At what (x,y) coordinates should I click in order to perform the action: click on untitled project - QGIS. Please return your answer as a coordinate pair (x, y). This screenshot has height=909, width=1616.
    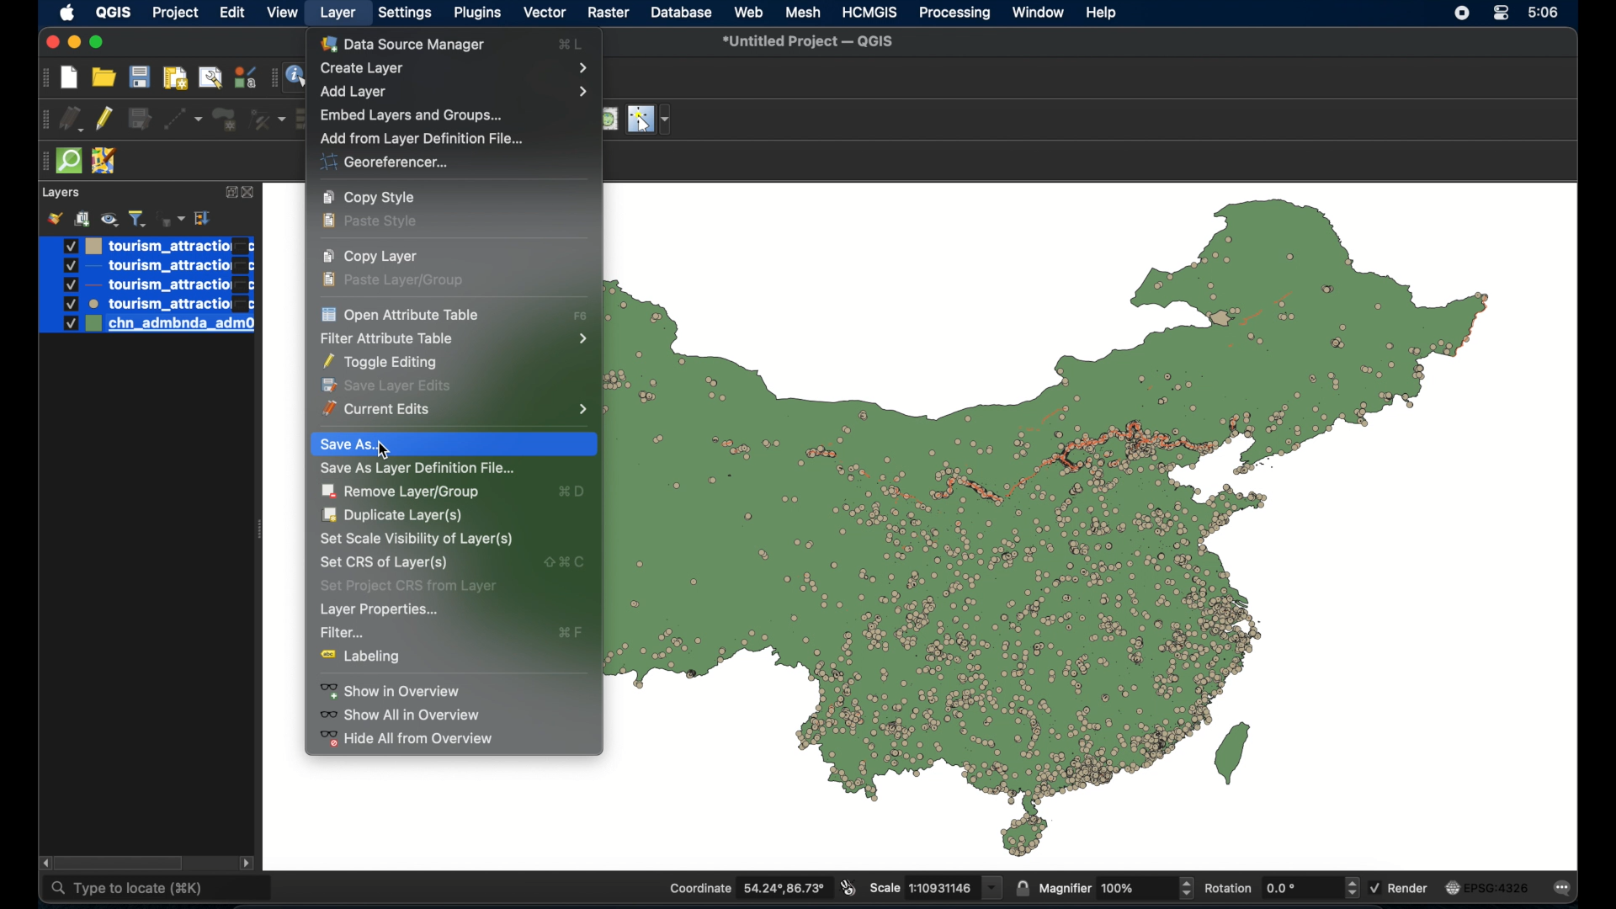
    Looking at the image, I should click on (809, 41).